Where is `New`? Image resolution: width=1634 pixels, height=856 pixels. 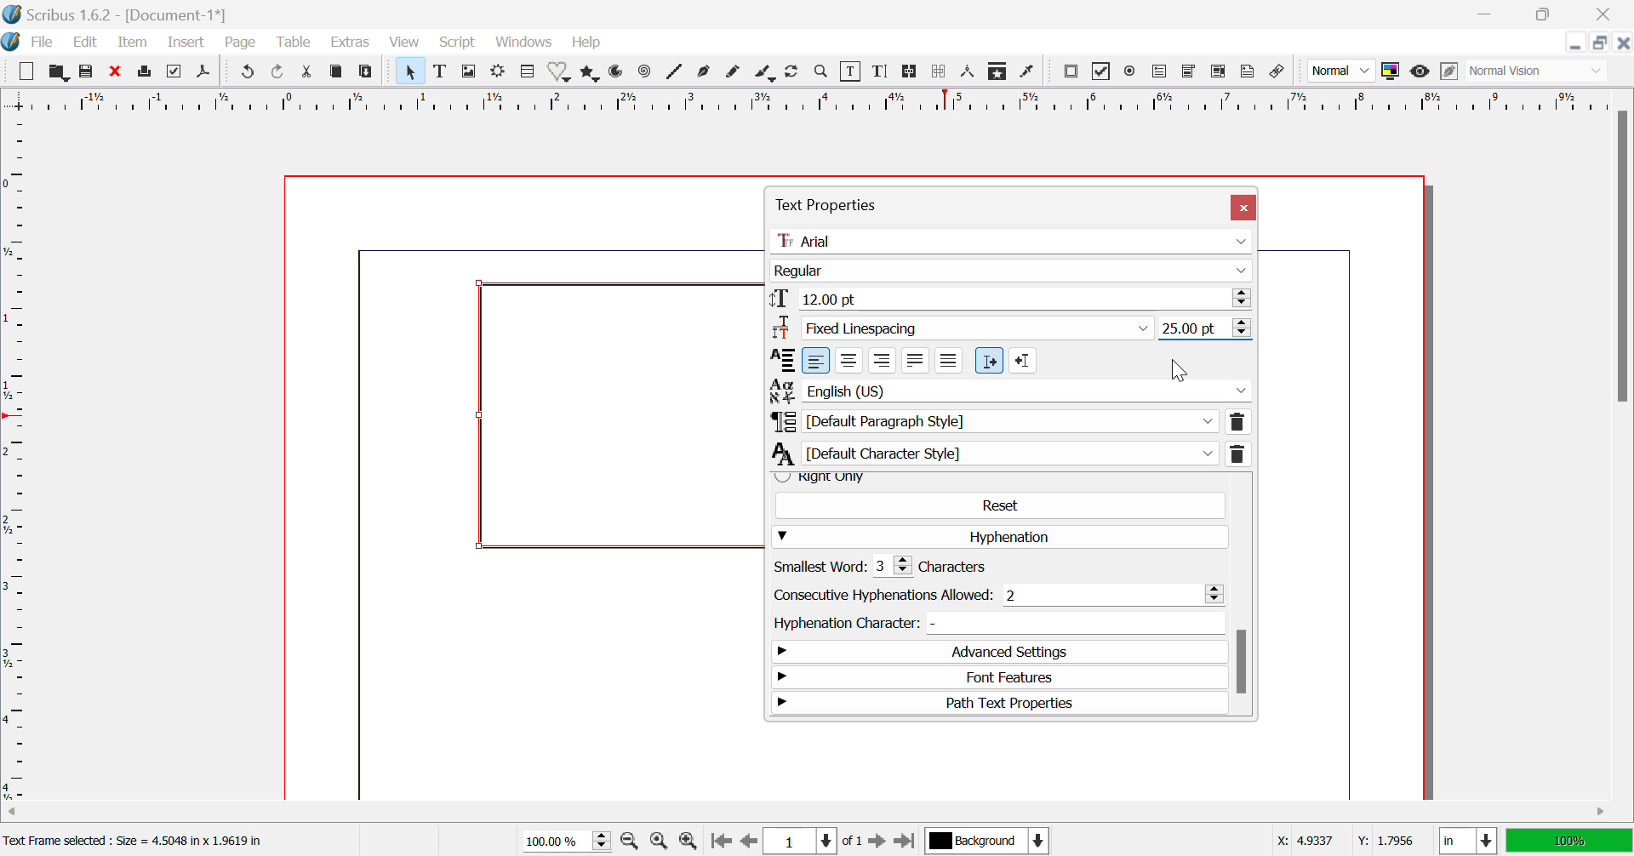
New is located at coordinates (26, 71).